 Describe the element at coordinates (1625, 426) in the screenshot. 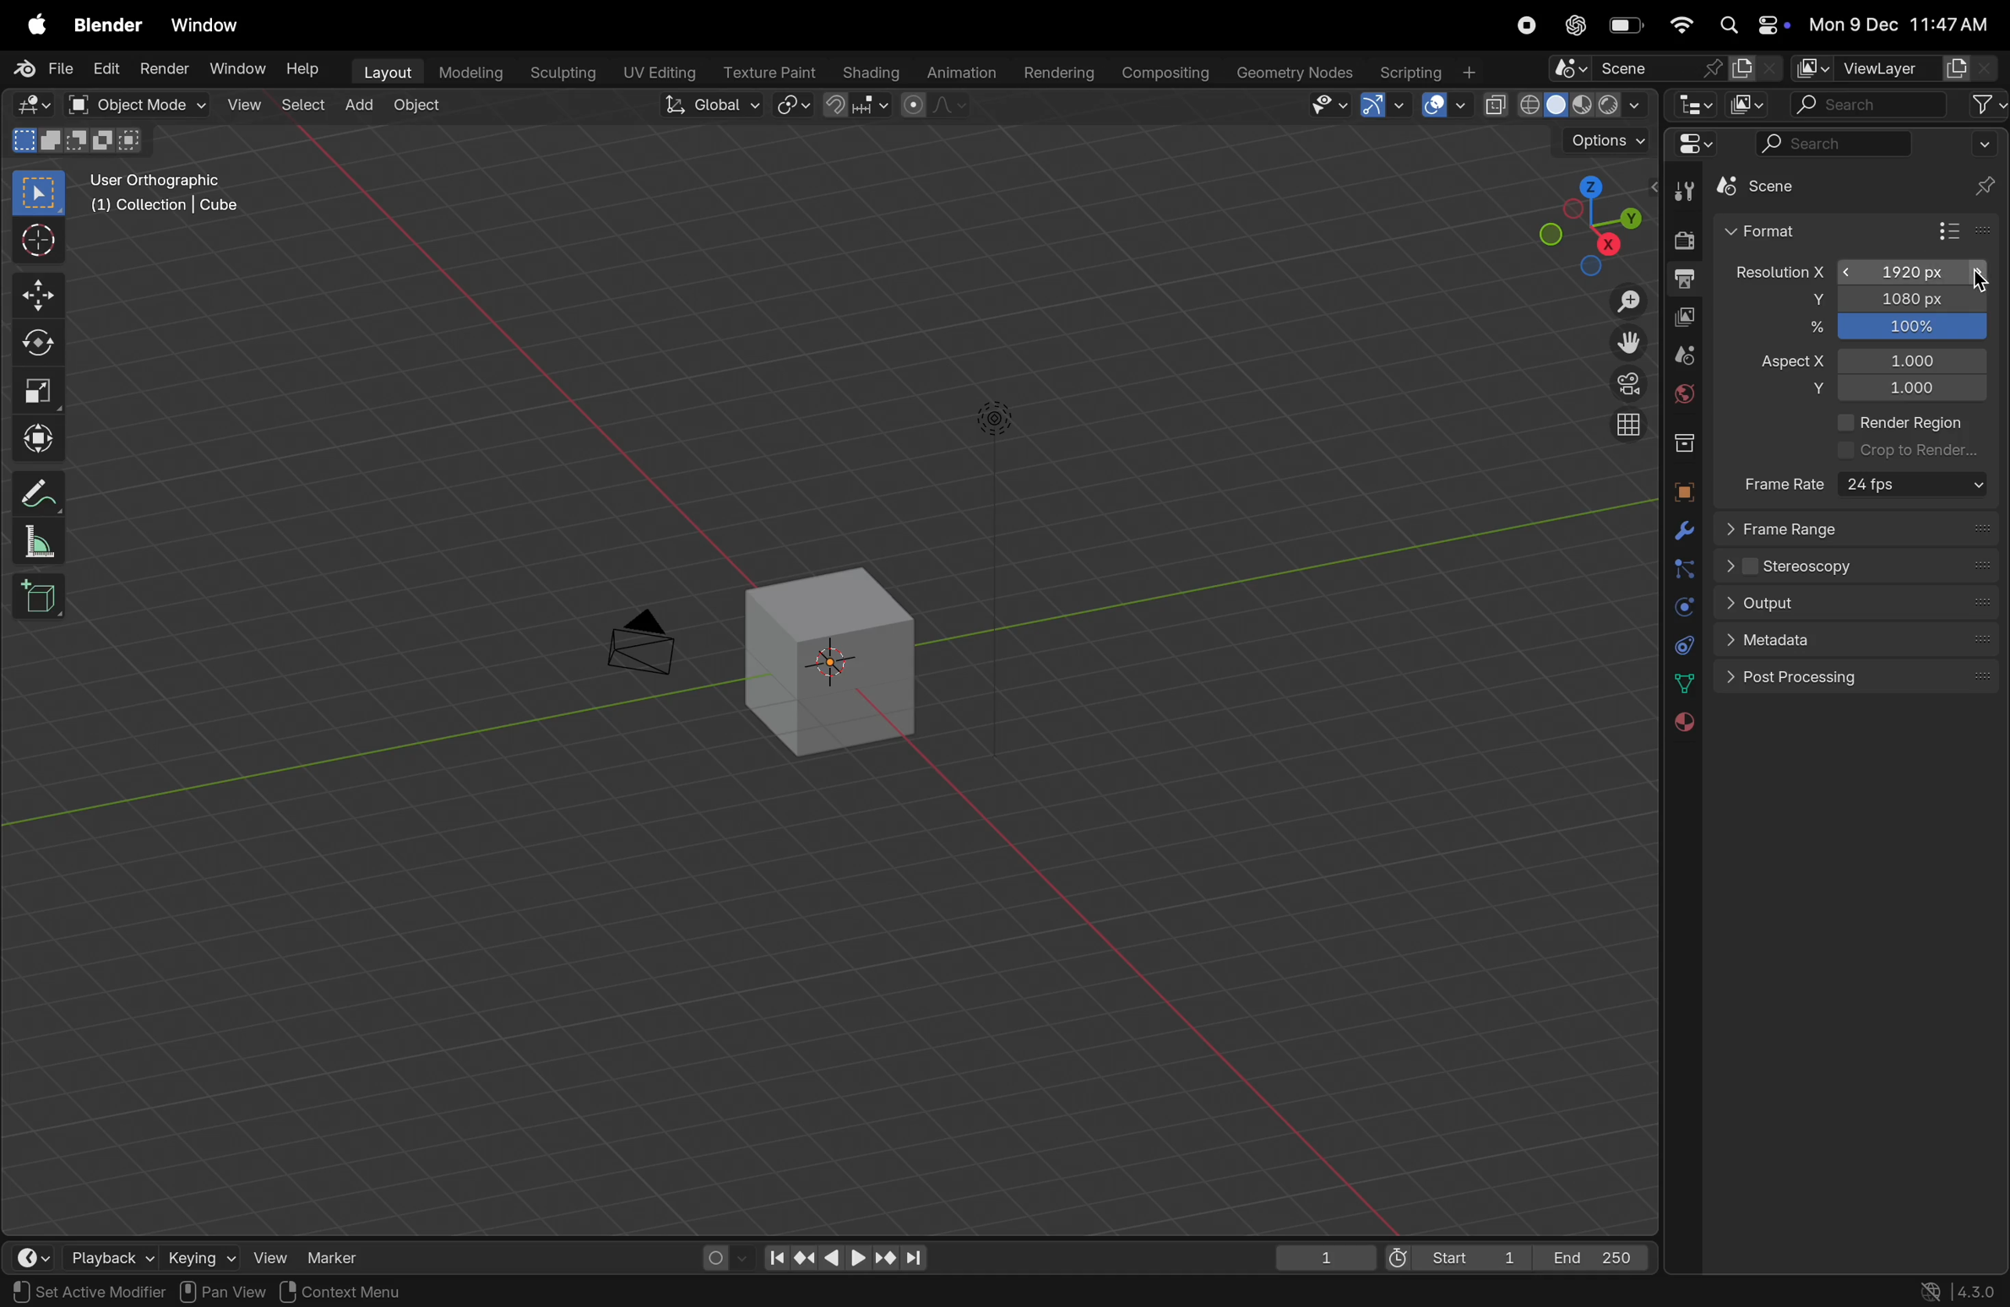

I see `orthographic view` at that location.